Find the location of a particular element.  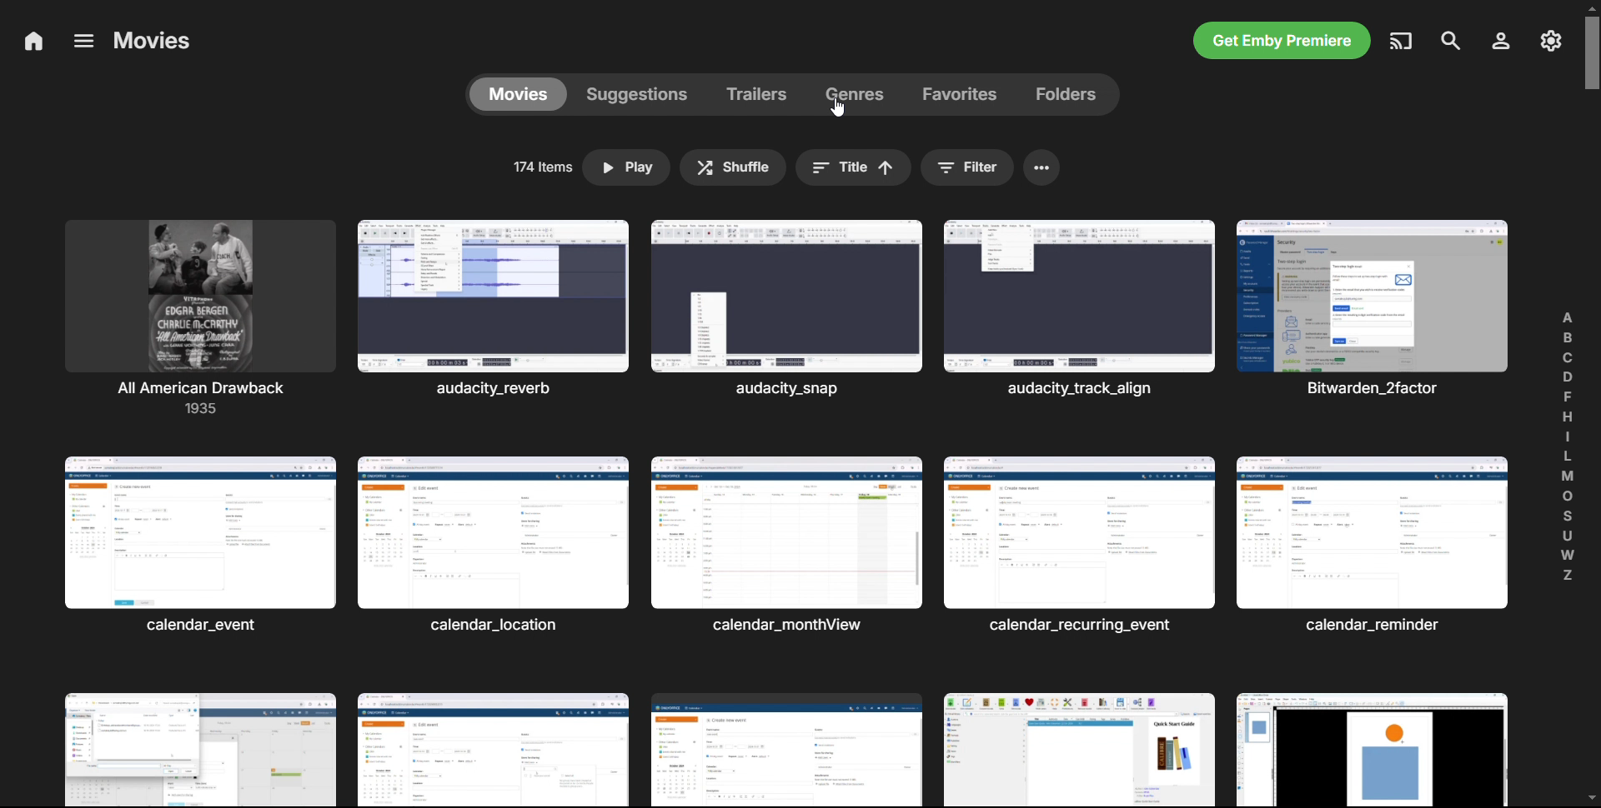

folders is located at coordinates (1067, 93).